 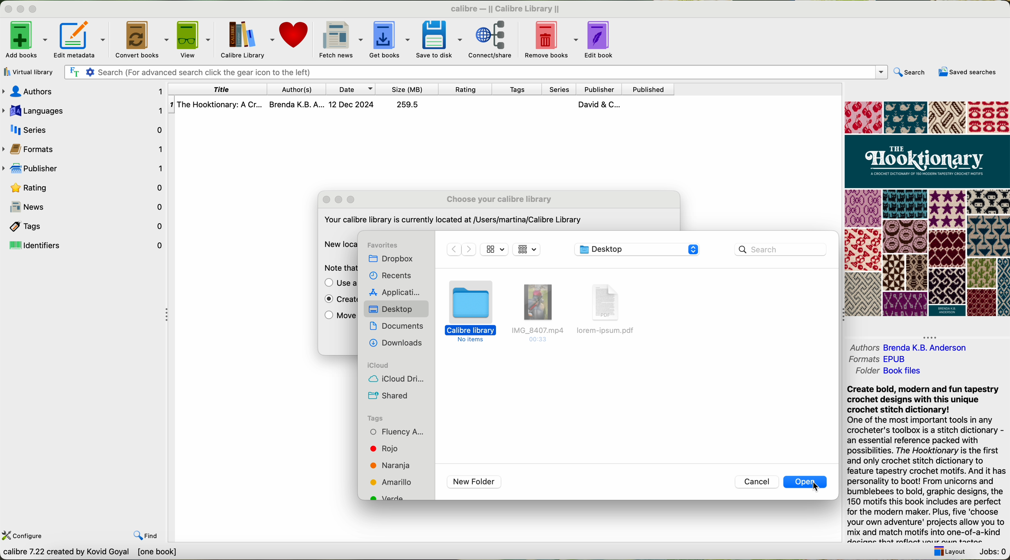 What do you see at coordinates (25, 40) in the screenshot?
I see `add books` at bounding box center [25, 40].